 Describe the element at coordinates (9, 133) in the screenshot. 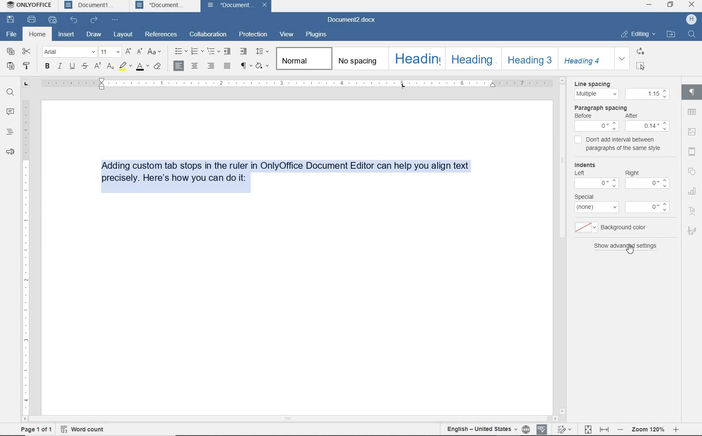

I see `headings` at that location.